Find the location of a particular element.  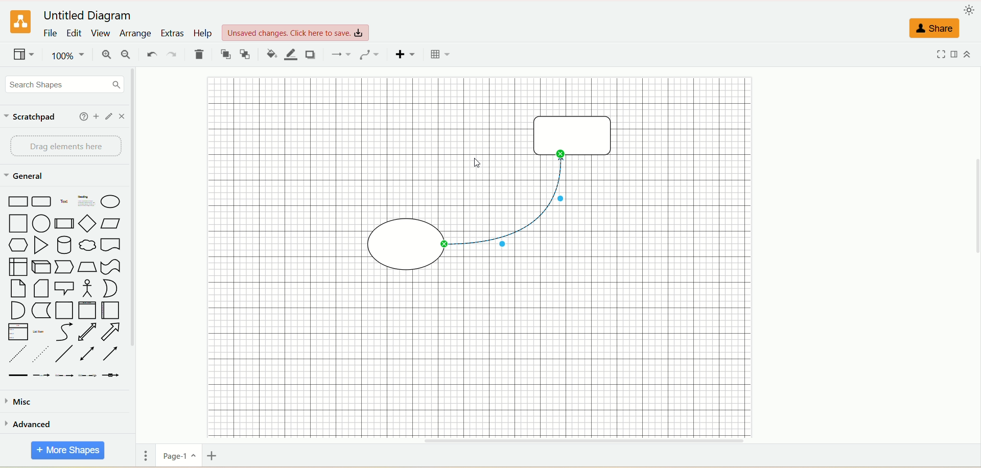

insert is located at coordinates (404, 55).